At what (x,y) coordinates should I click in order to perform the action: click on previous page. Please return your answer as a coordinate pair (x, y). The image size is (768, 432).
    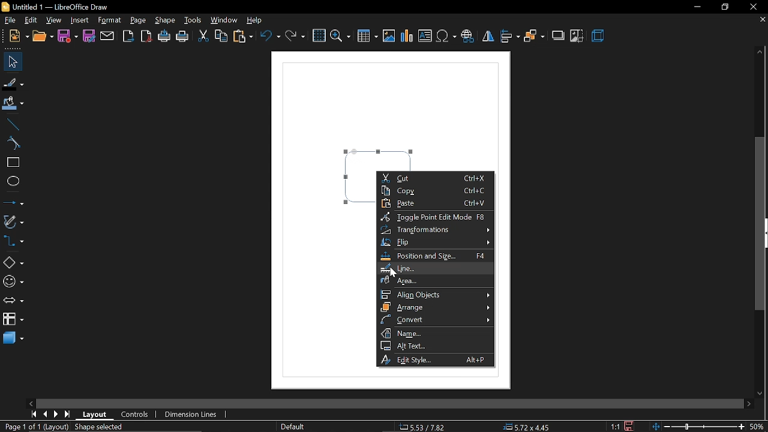
    Looking at the image, I should click on (45, 414).